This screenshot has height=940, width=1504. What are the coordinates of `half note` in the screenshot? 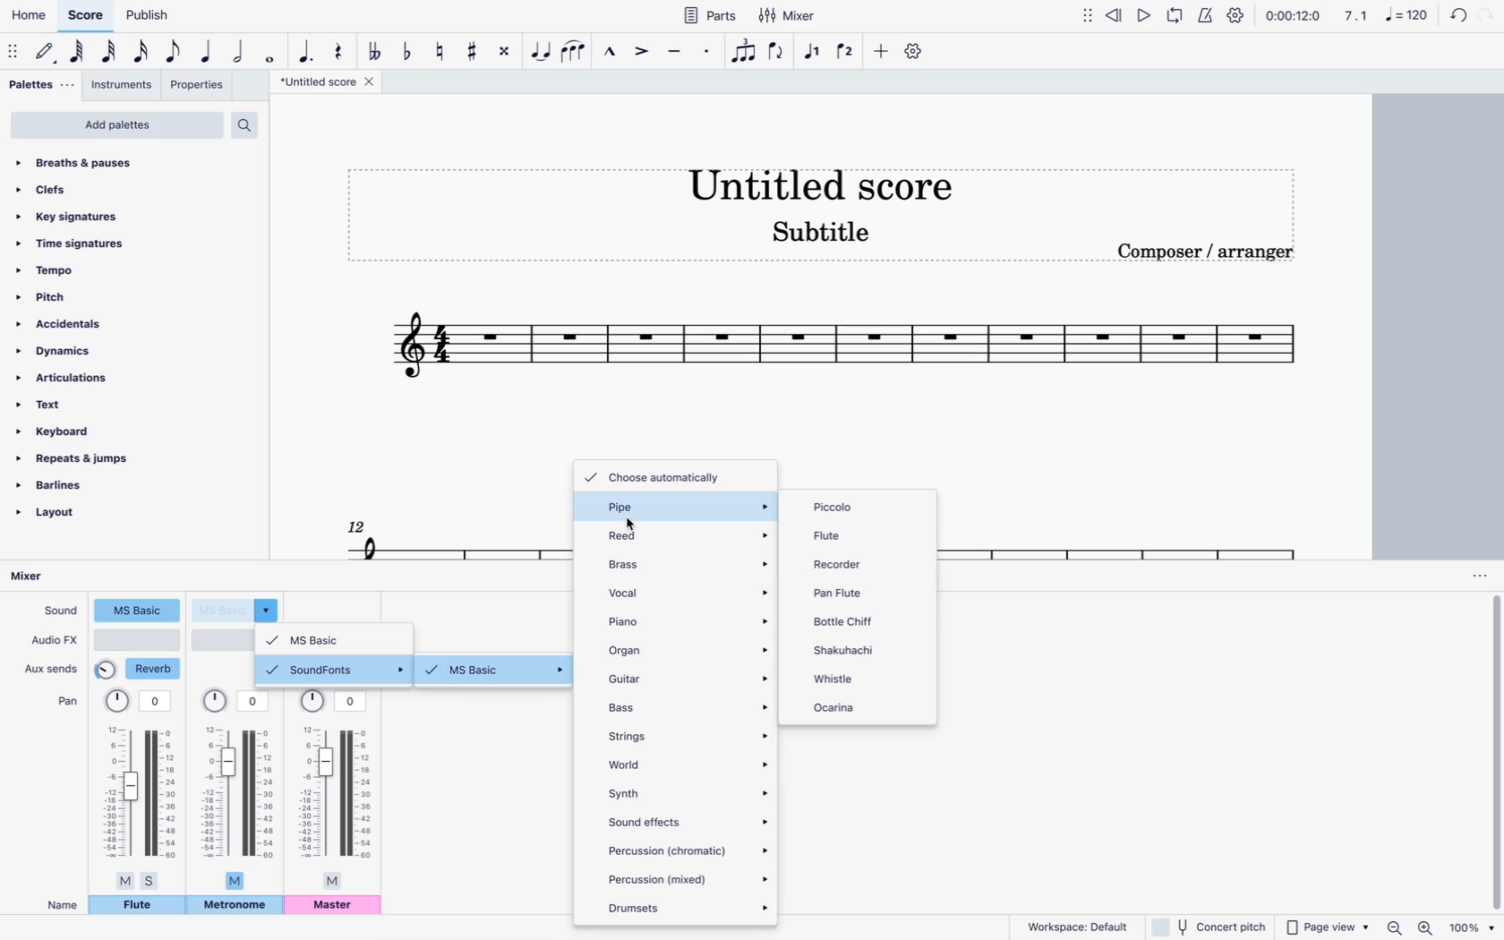 It's located at (242, 52).